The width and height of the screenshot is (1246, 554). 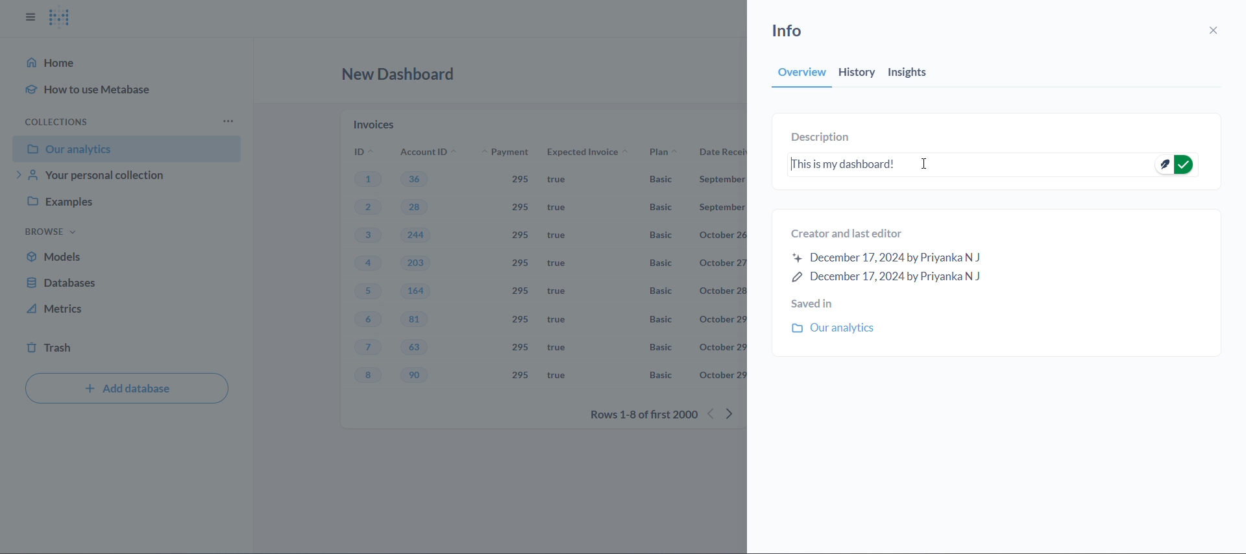 What do you see at coordinates (524, 291) in the screenshot?
I see `295` at bounding box center [524, 291].